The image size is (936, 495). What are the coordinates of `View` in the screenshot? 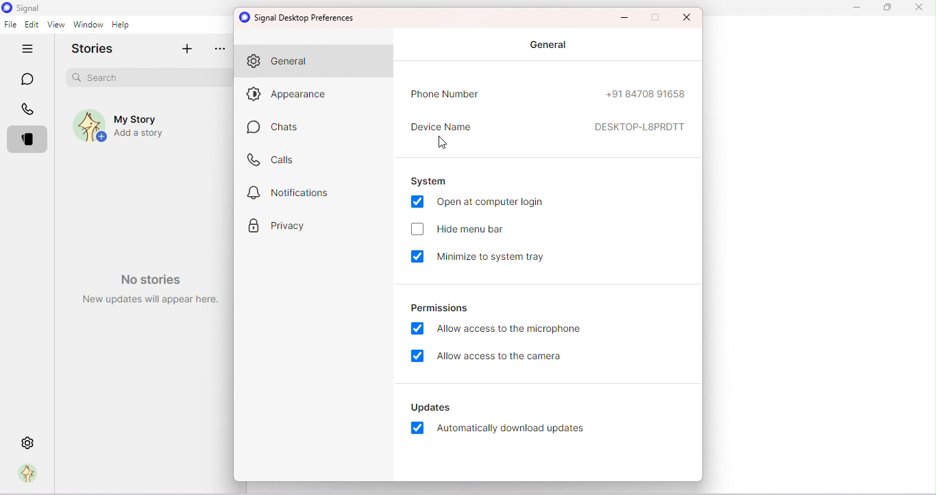 It's located at (57, 26).